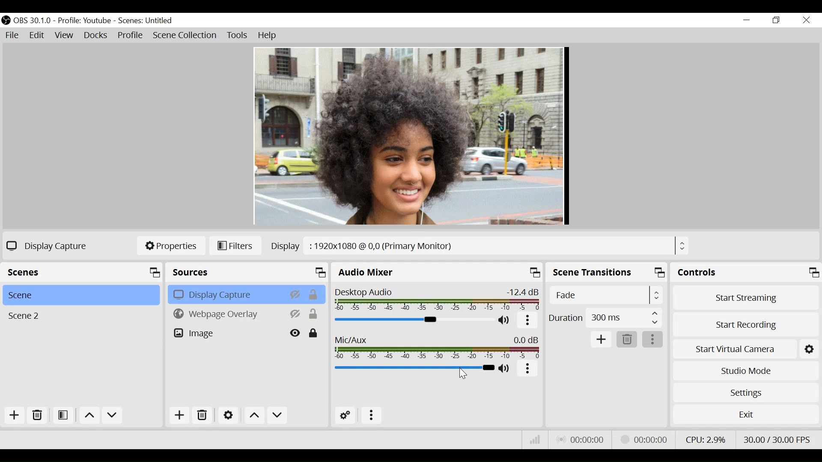 This screenshot has width=822, height=462. Describe the element at coordinates (746, 414) in the screenshot. I see `Exit` at that location.